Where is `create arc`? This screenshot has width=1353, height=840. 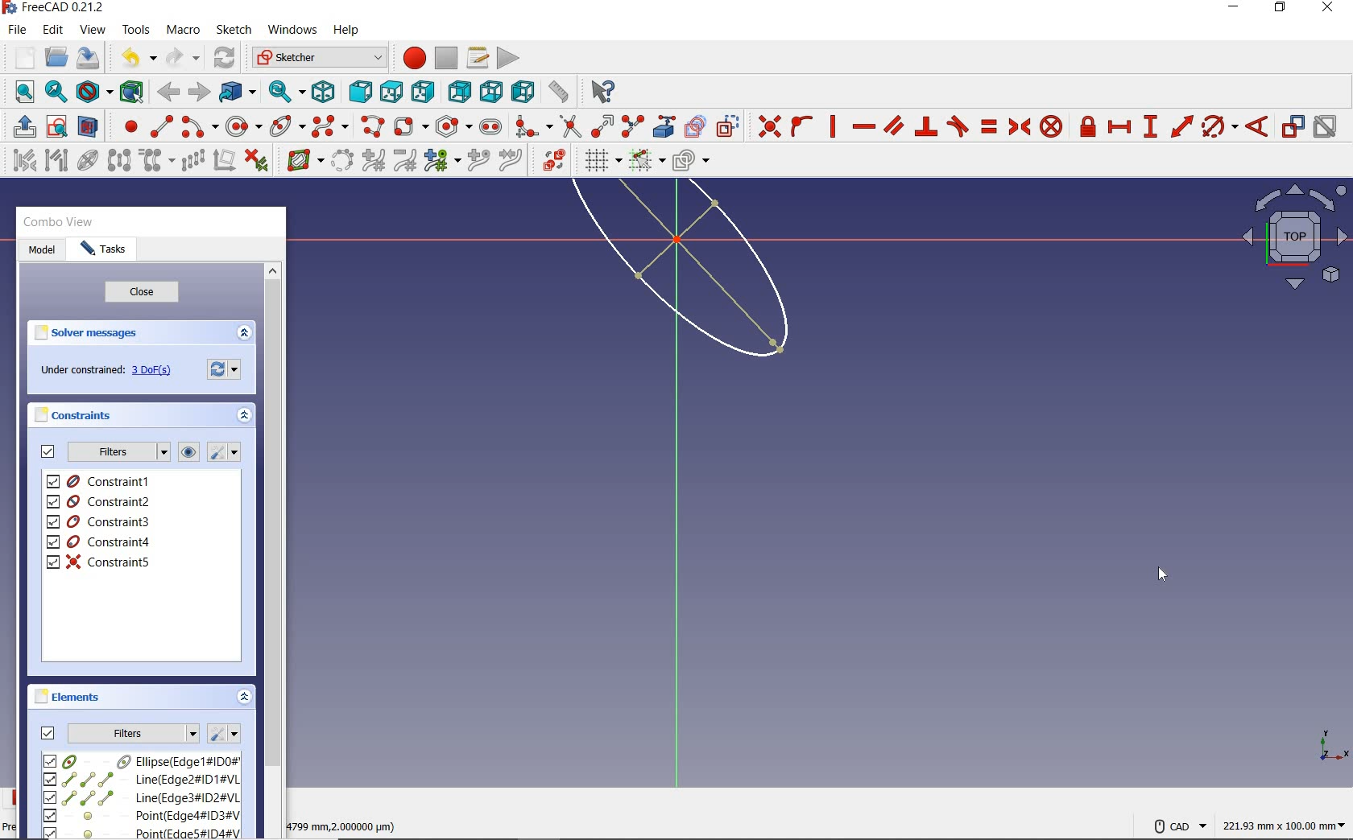
create arc is located at coordinates (200, 125).